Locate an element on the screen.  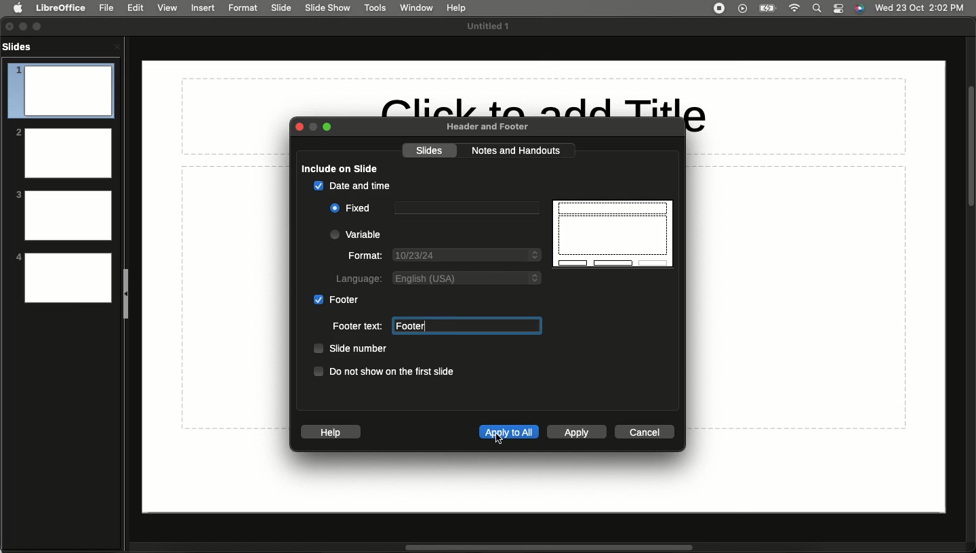
Scroll is located at coordinates (546, 548).